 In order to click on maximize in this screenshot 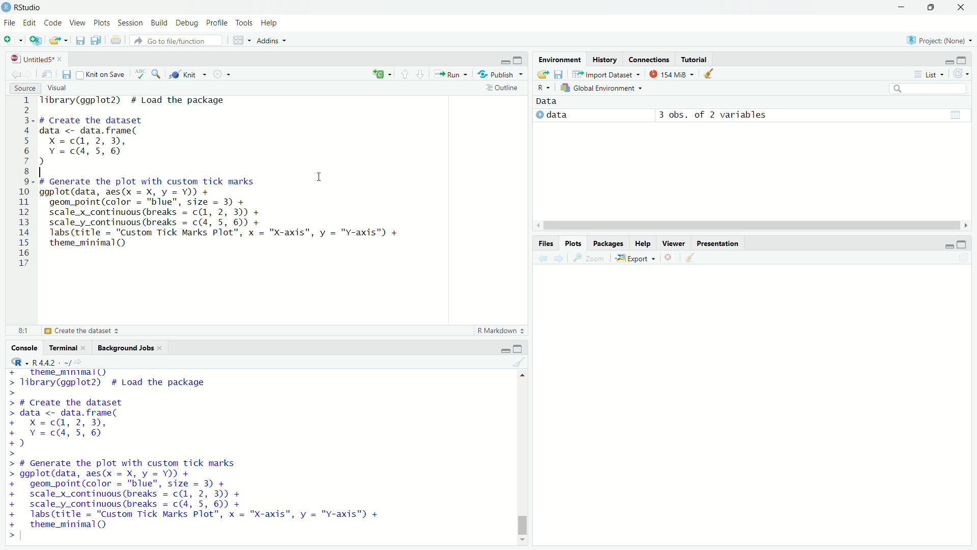, I will do `click(520, 347)`.